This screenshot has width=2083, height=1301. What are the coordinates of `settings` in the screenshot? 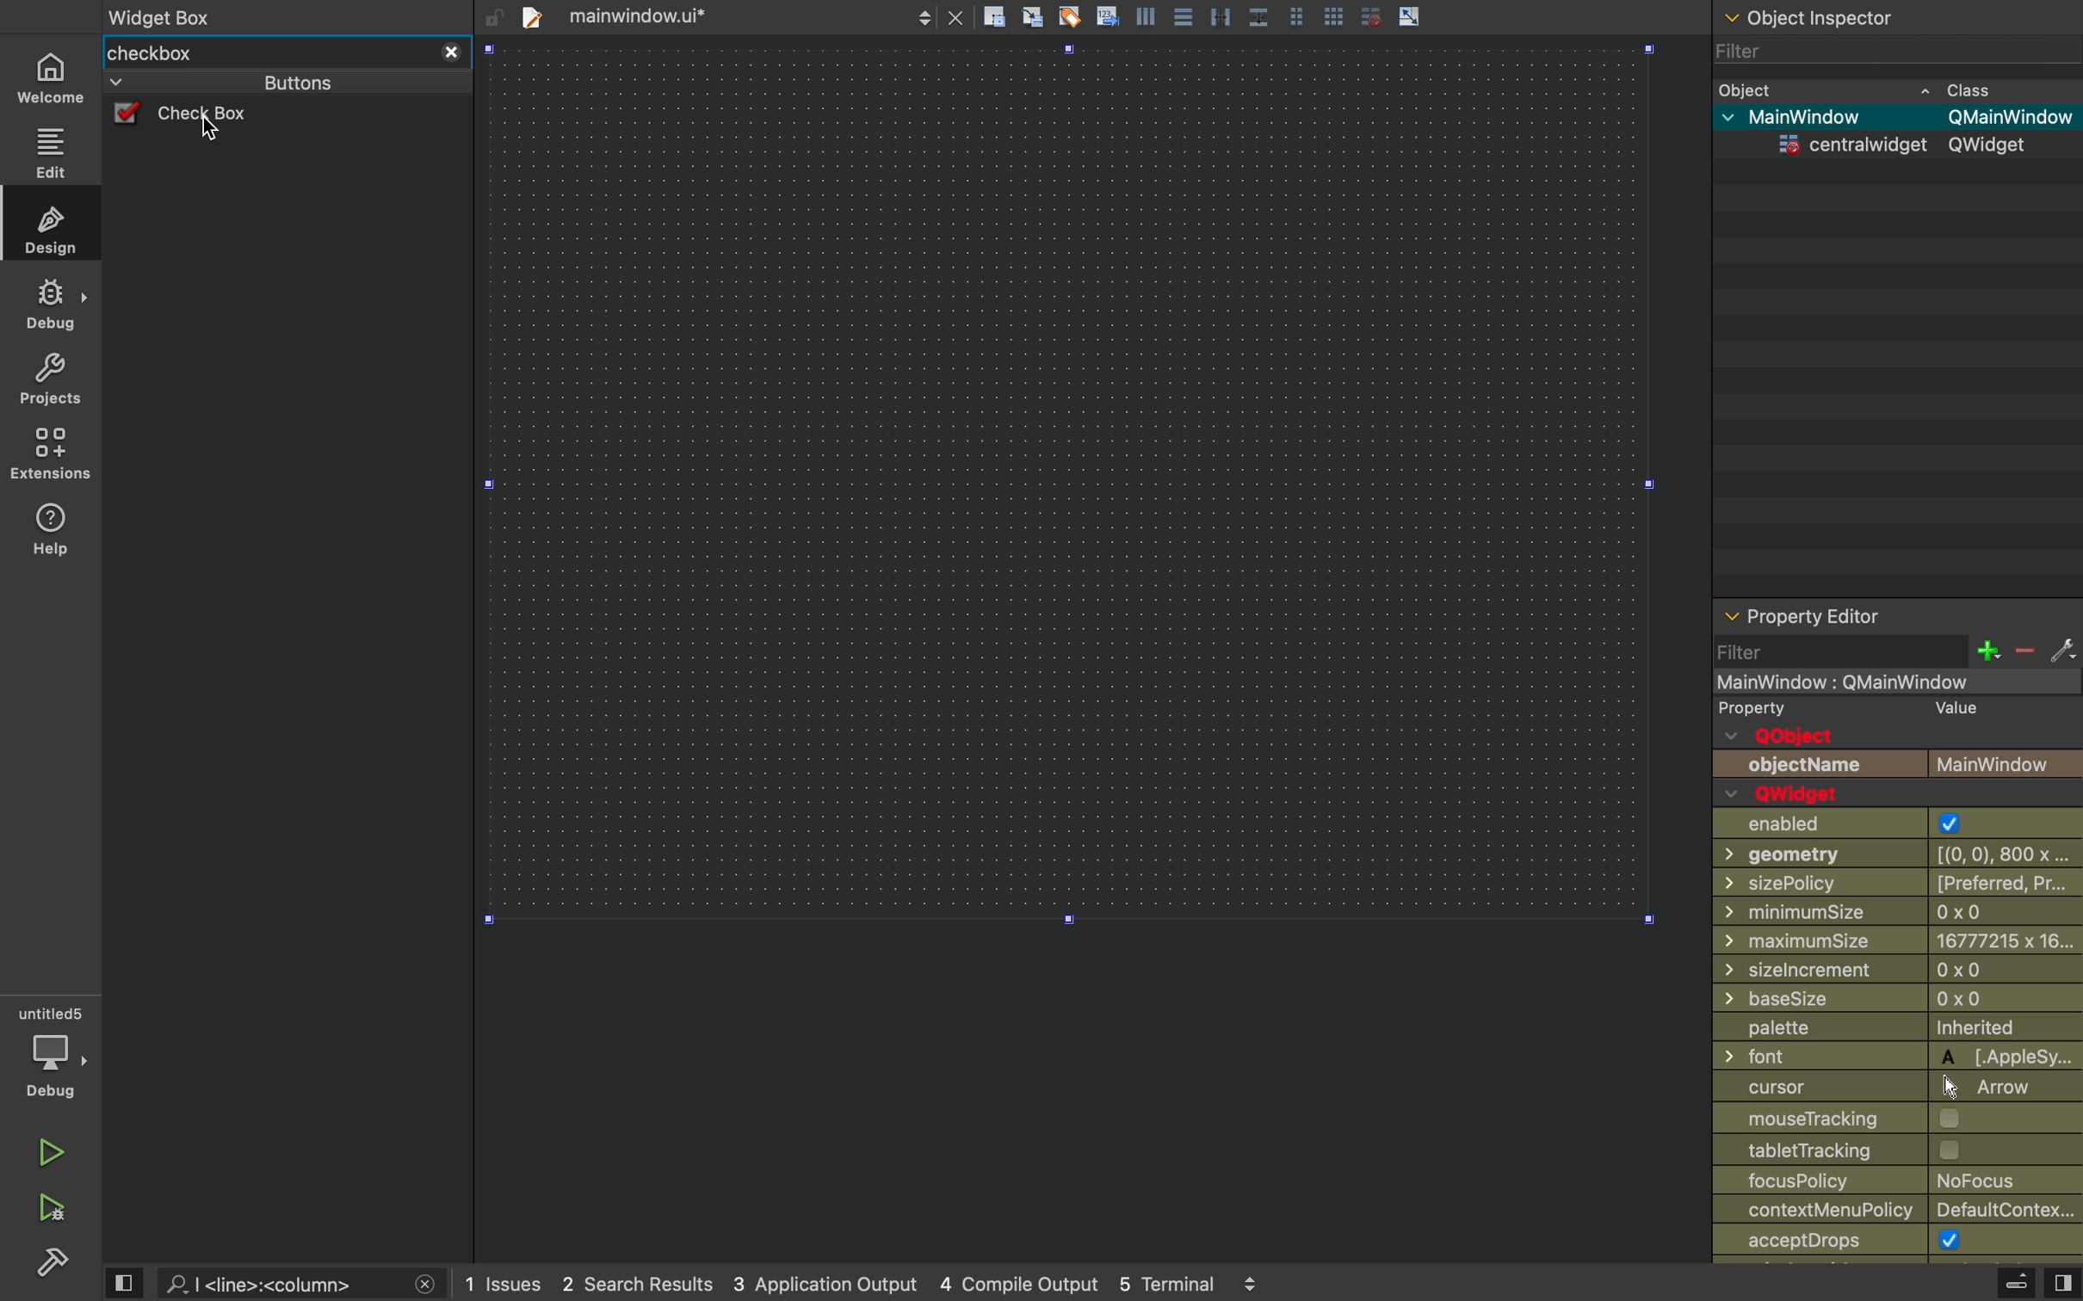 It's located at (2063, 652).